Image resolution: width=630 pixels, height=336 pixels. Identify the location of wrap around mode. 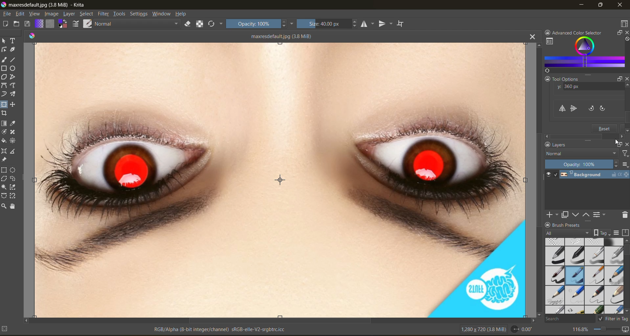
(401, 23).